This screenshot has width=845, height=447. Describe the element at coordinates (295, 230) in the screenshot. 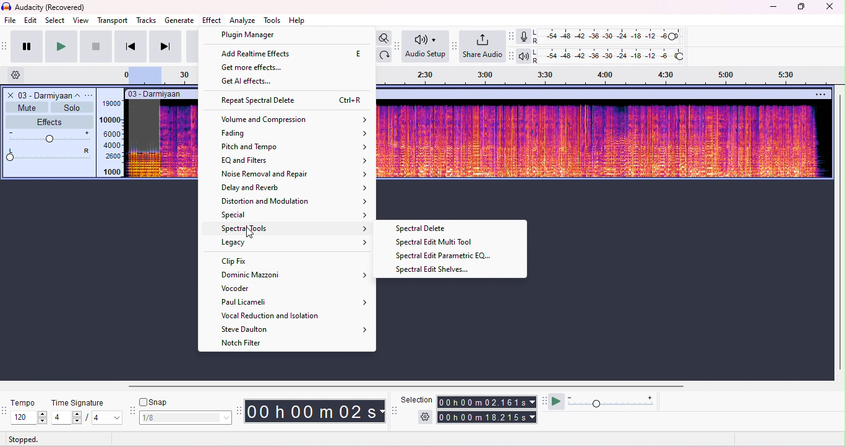

I see `spectral tools` at that location.